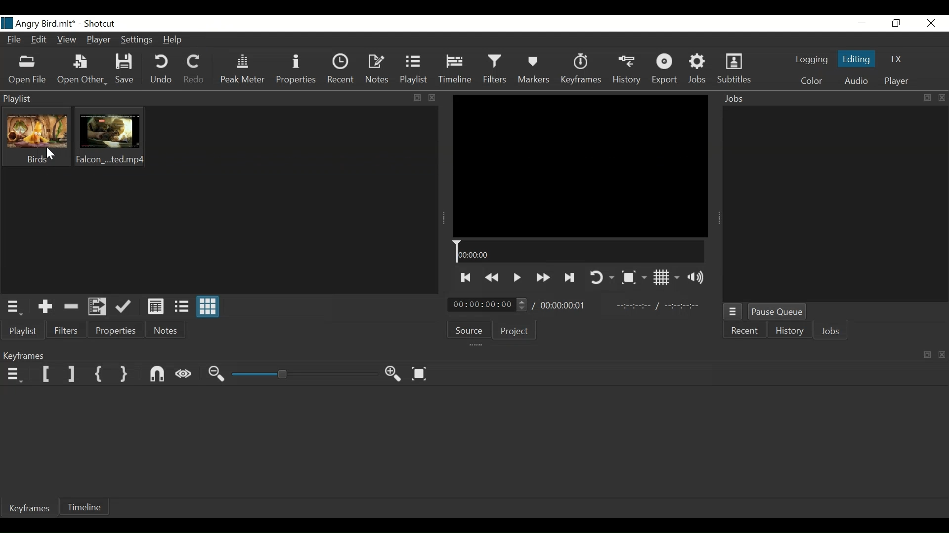 This screenshot has width=949, height=533. I want to click on Markers, so click(536, 71).